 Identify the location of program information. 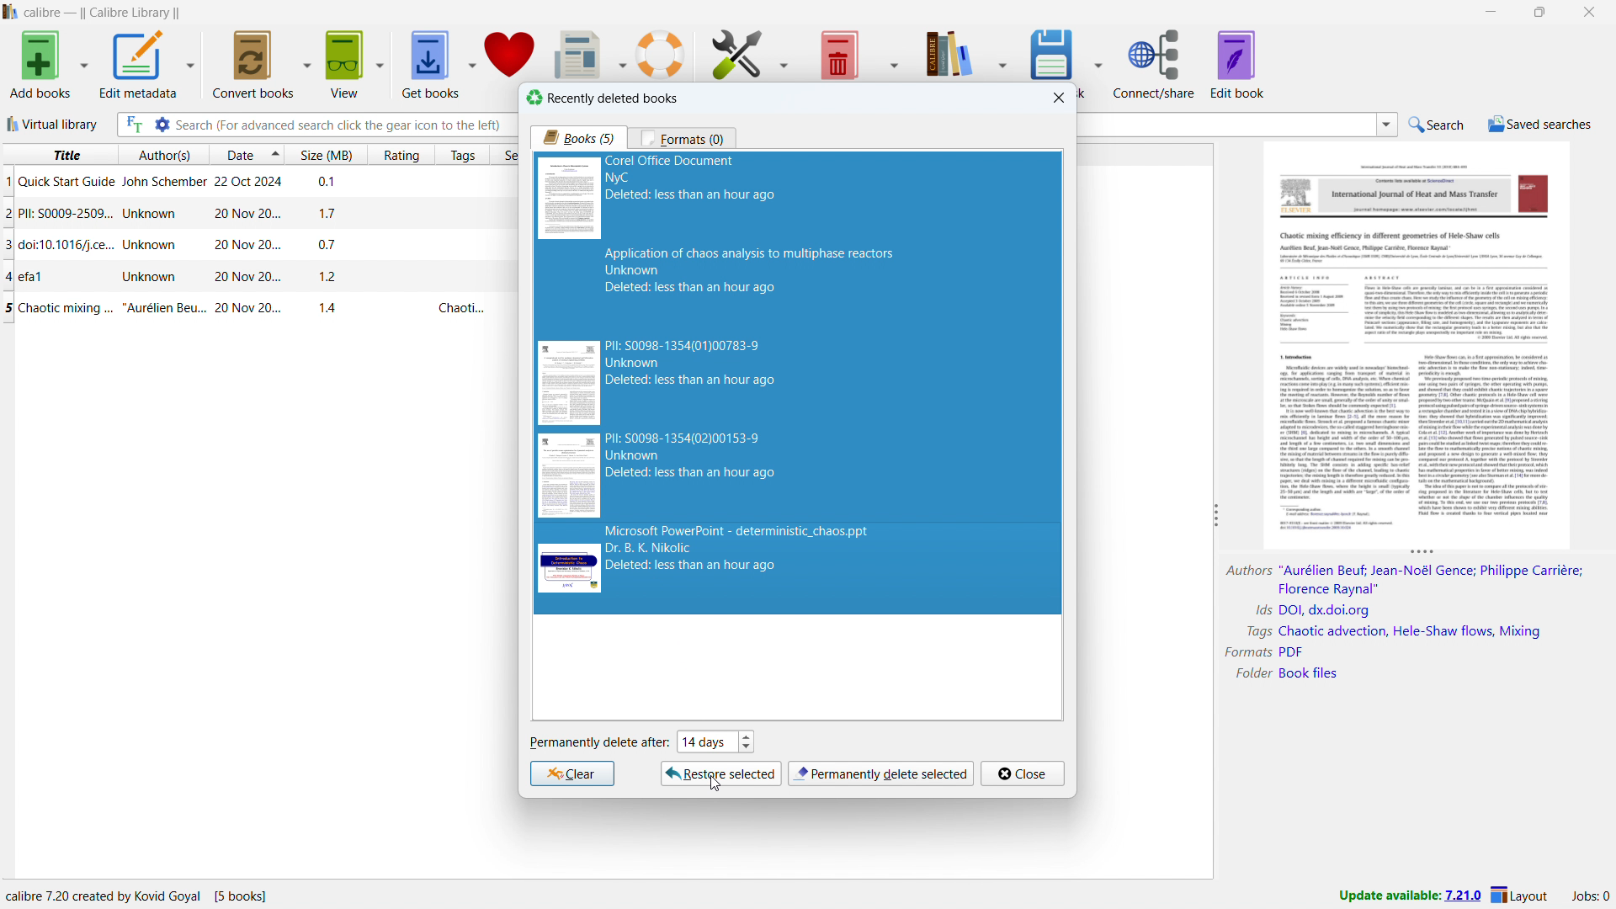
(142, 895).